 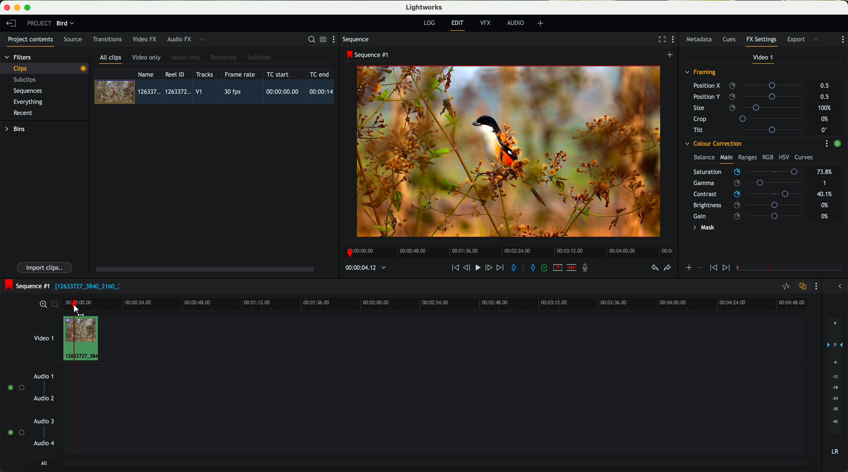 What do you see at coordinates (804, 158) in the screenshot?
I see `curves` at bounding box center [804, 158].